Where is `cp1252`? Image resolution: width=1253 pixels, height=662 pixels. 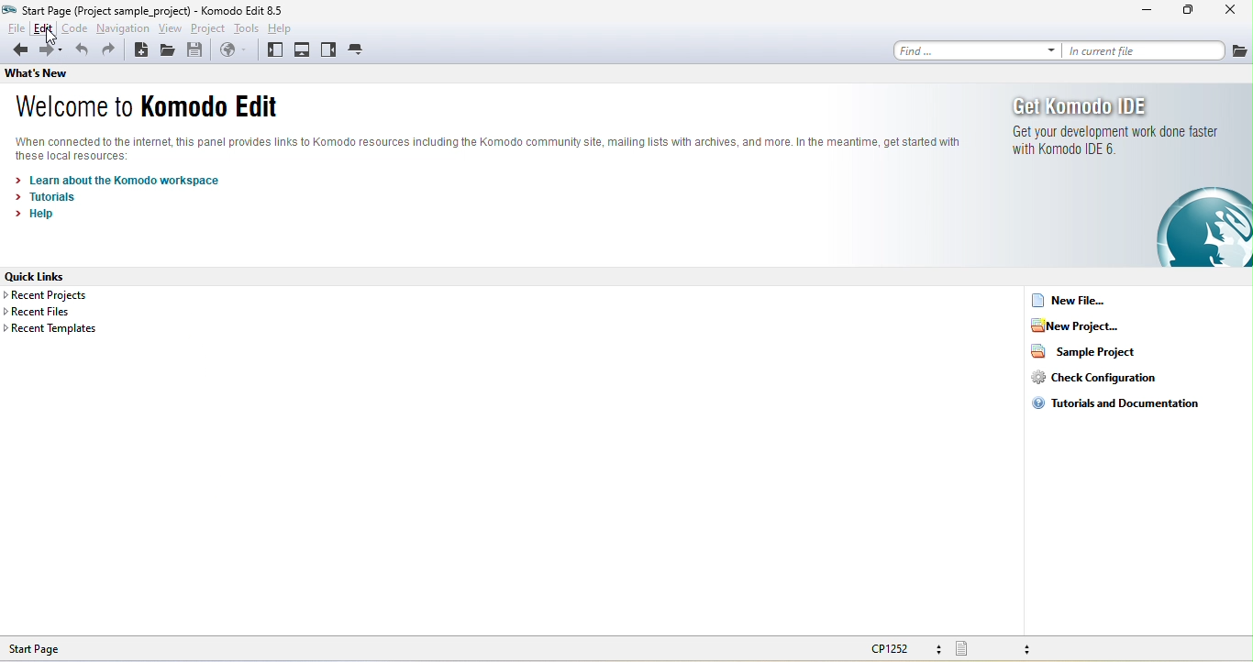
cp1252 is located at coordinates (903, 648).